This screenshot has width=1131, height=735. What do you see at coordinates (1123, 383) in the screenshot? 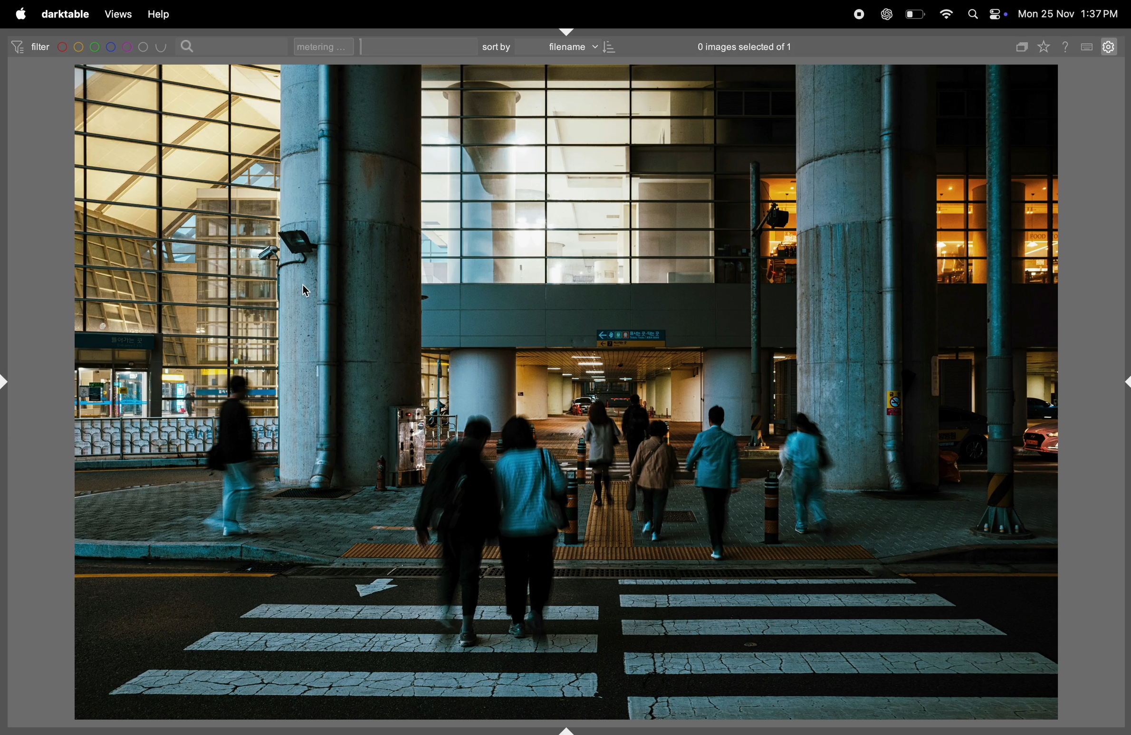
I see `shift+ctrl+r` at bounding box center [1123, 383].